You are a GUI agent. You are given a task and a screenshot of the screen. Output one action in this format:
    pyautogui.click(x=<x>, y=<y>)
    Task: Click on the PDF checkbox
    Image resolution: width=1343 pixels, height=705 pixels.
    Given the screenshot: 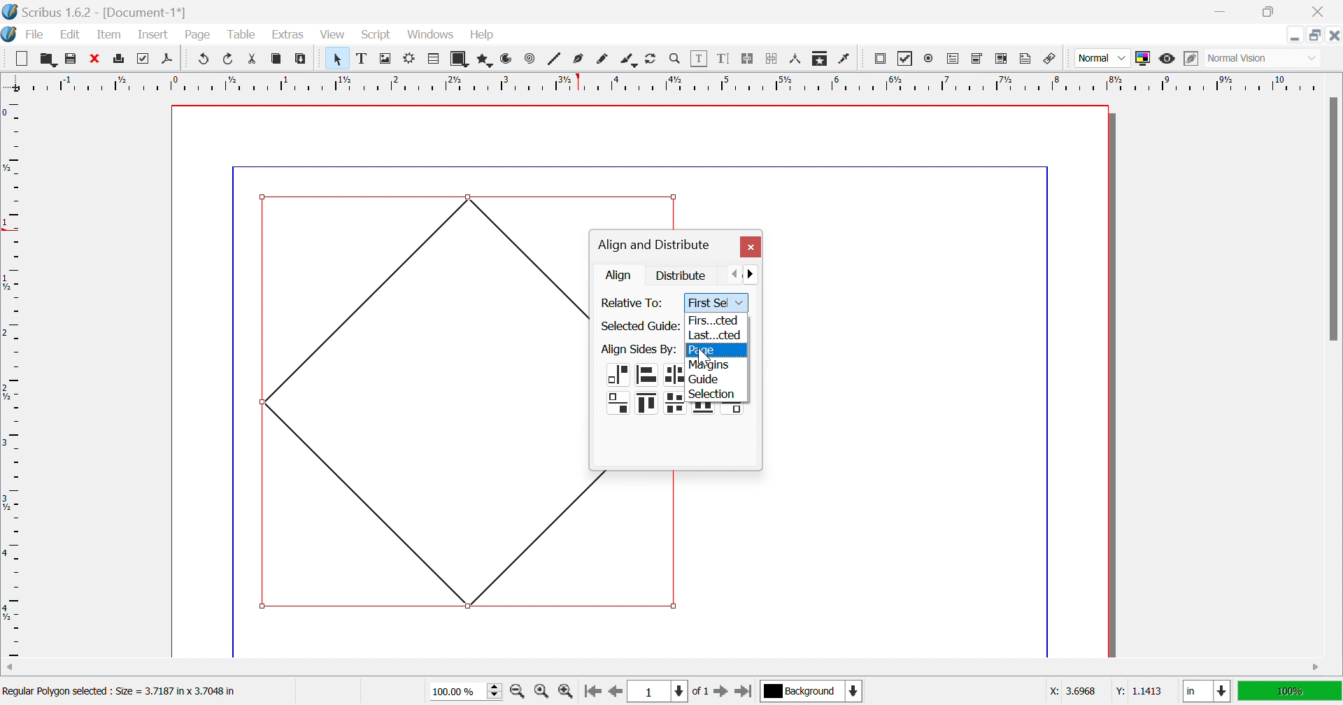 What is the action you would take?
    pyautogui.click(x=905, y=59)
    